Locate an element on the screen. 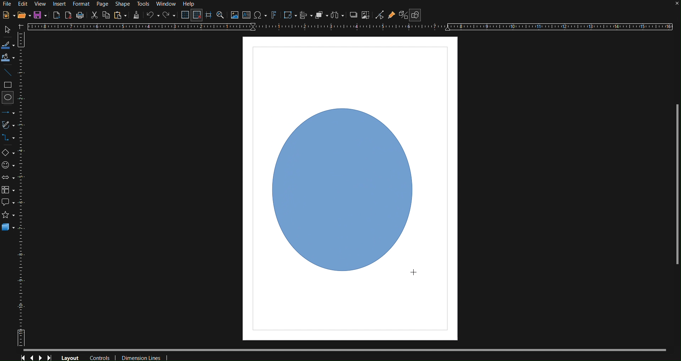 Image resolution: width=681 pixels, height=361 pixels. Display Grid is located at coordinates (184, 16).